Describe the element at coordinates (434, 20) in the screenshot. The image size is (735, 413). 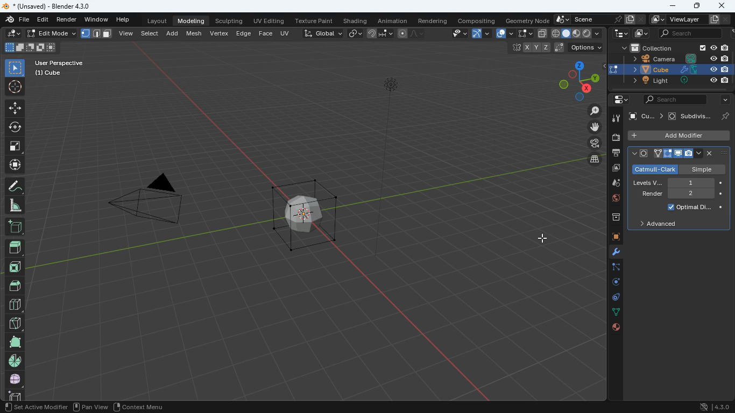
I see `rendering` at that location.